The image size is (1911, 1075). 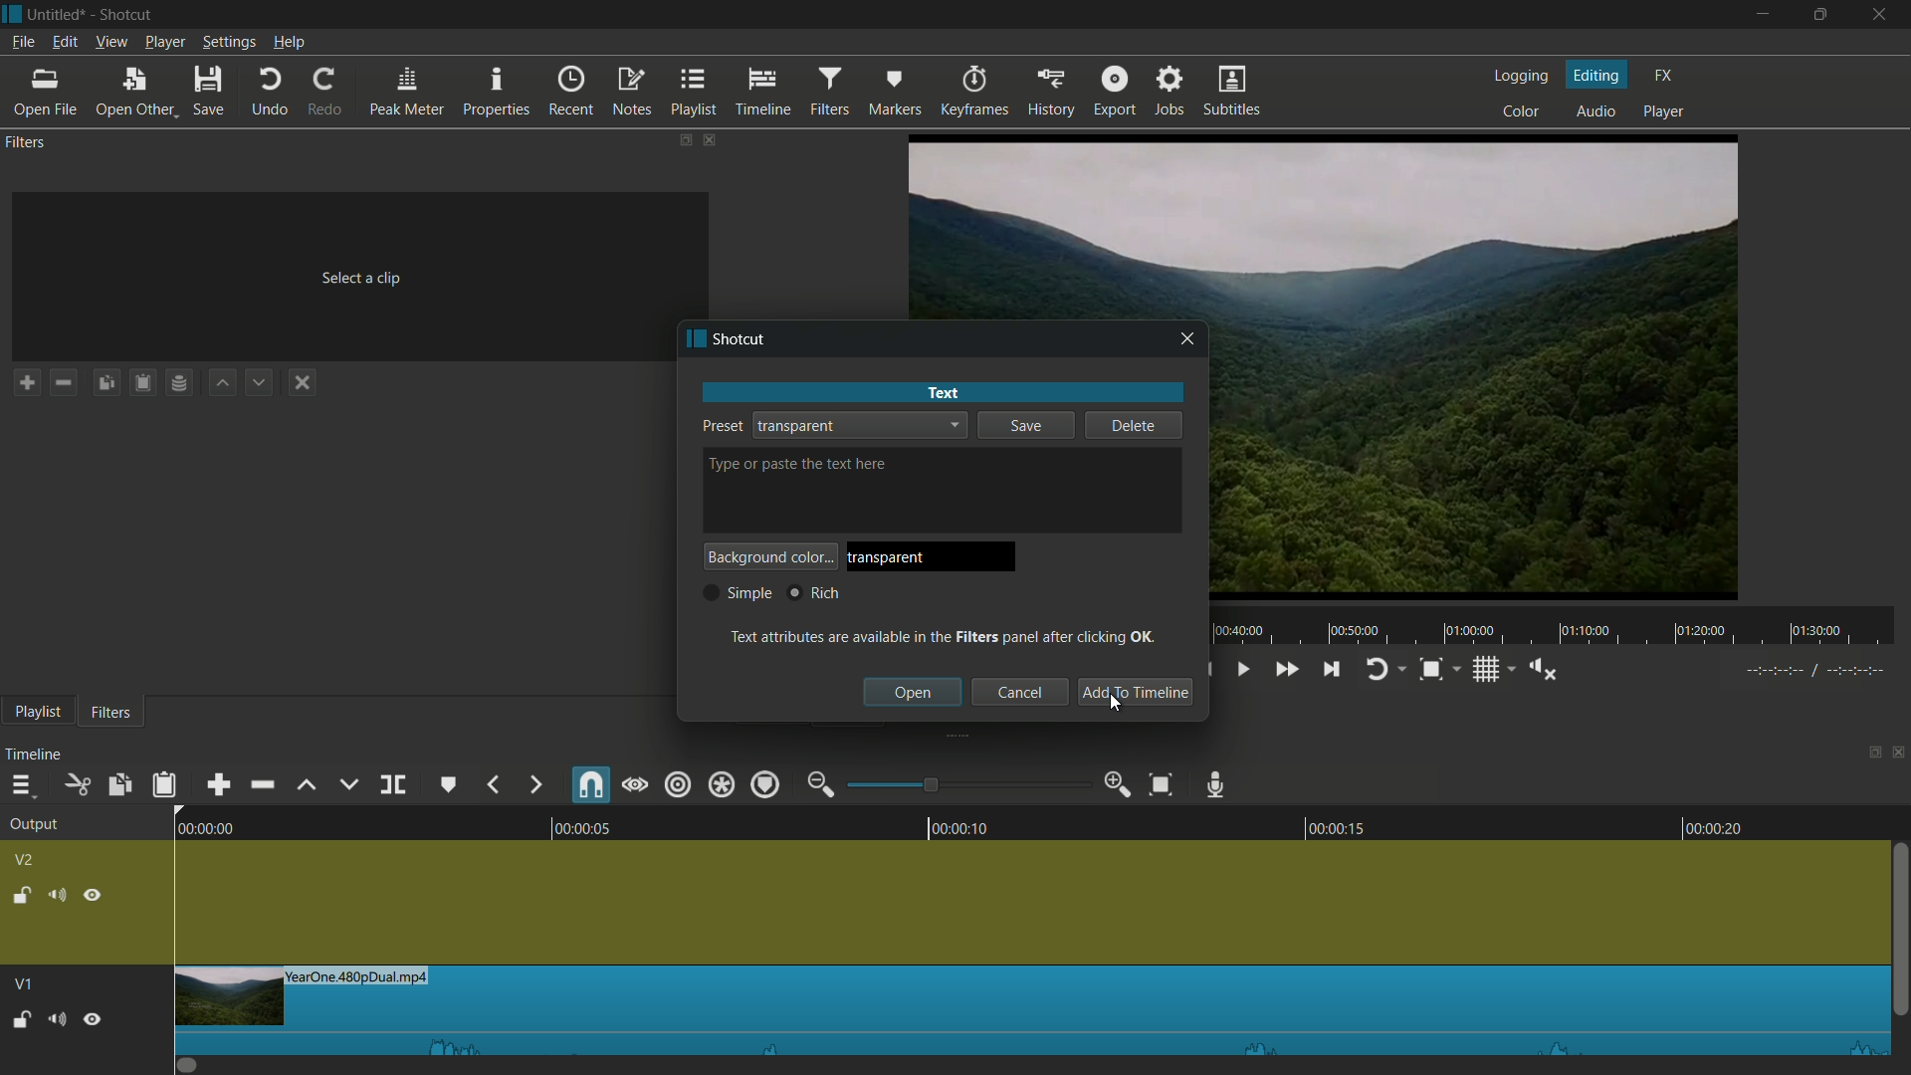 I want to click on close window, so click(x=1188, y=339).